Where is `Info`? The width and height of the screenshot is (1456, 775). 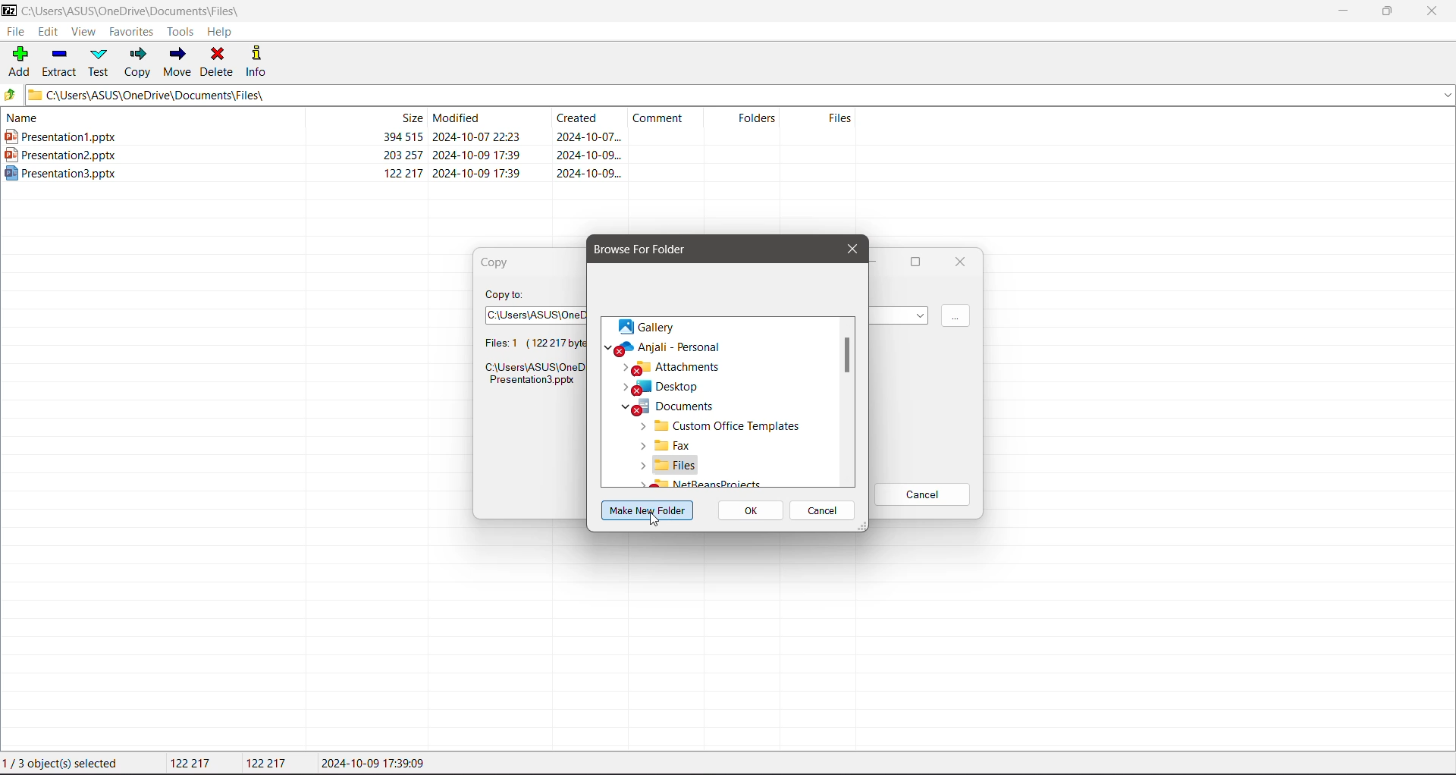
Info is located at coordinates (258, 61).